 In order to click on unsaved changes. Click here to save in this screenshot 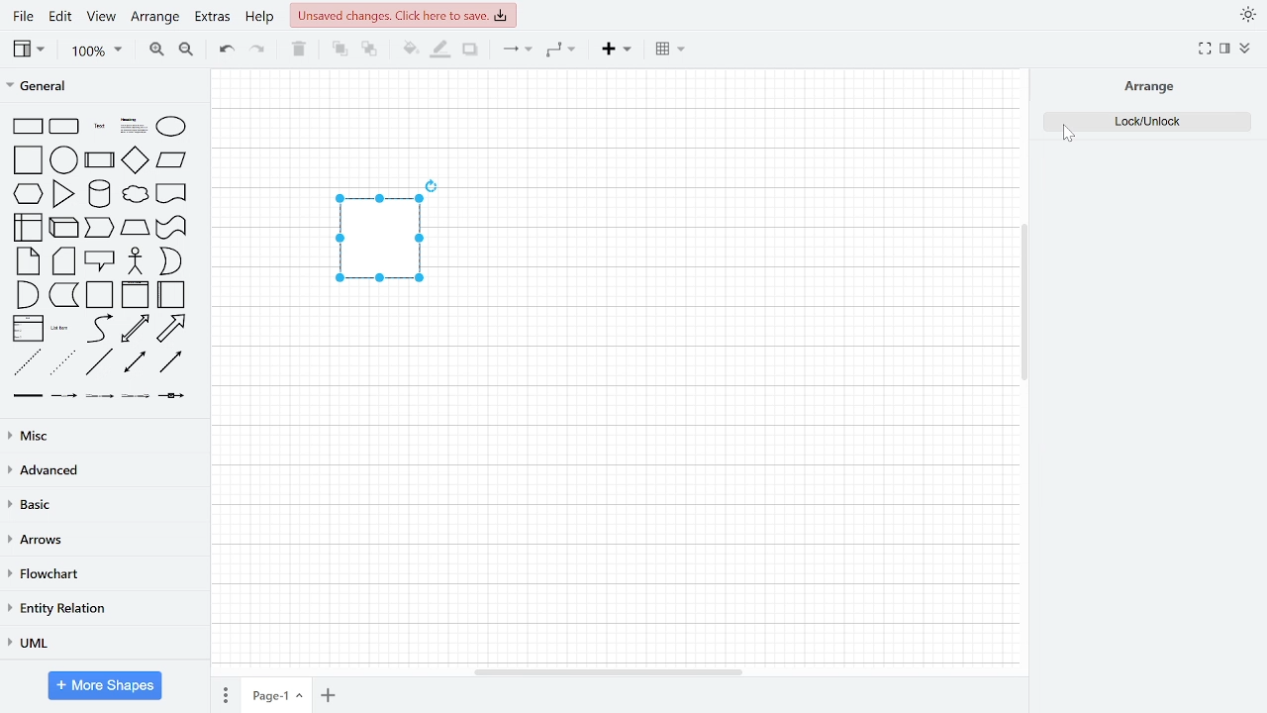, I will do `click(406, 15)`.